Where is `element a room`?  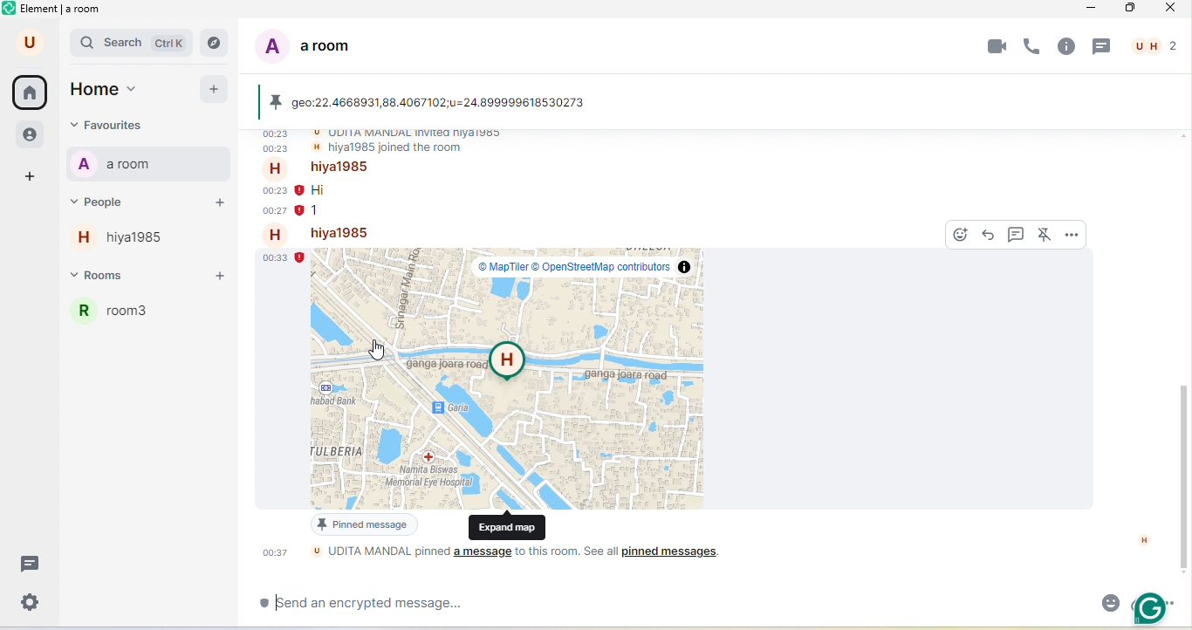 element a room is located at coordinates (61, 11).